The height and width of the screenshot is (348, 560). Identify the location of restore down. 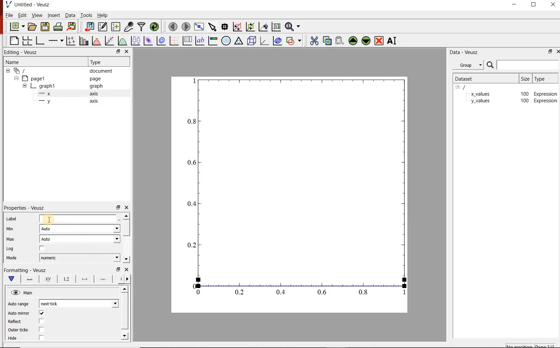
(118, 269).